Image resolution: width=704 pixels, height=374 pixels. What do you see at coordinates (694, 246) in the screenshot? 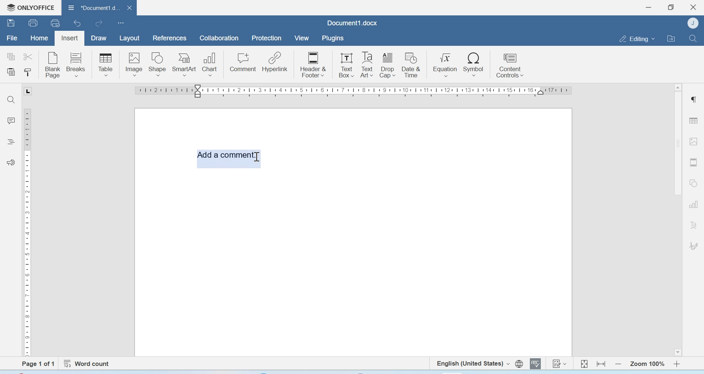
I see `Signature` at bounding box center [694, 246].